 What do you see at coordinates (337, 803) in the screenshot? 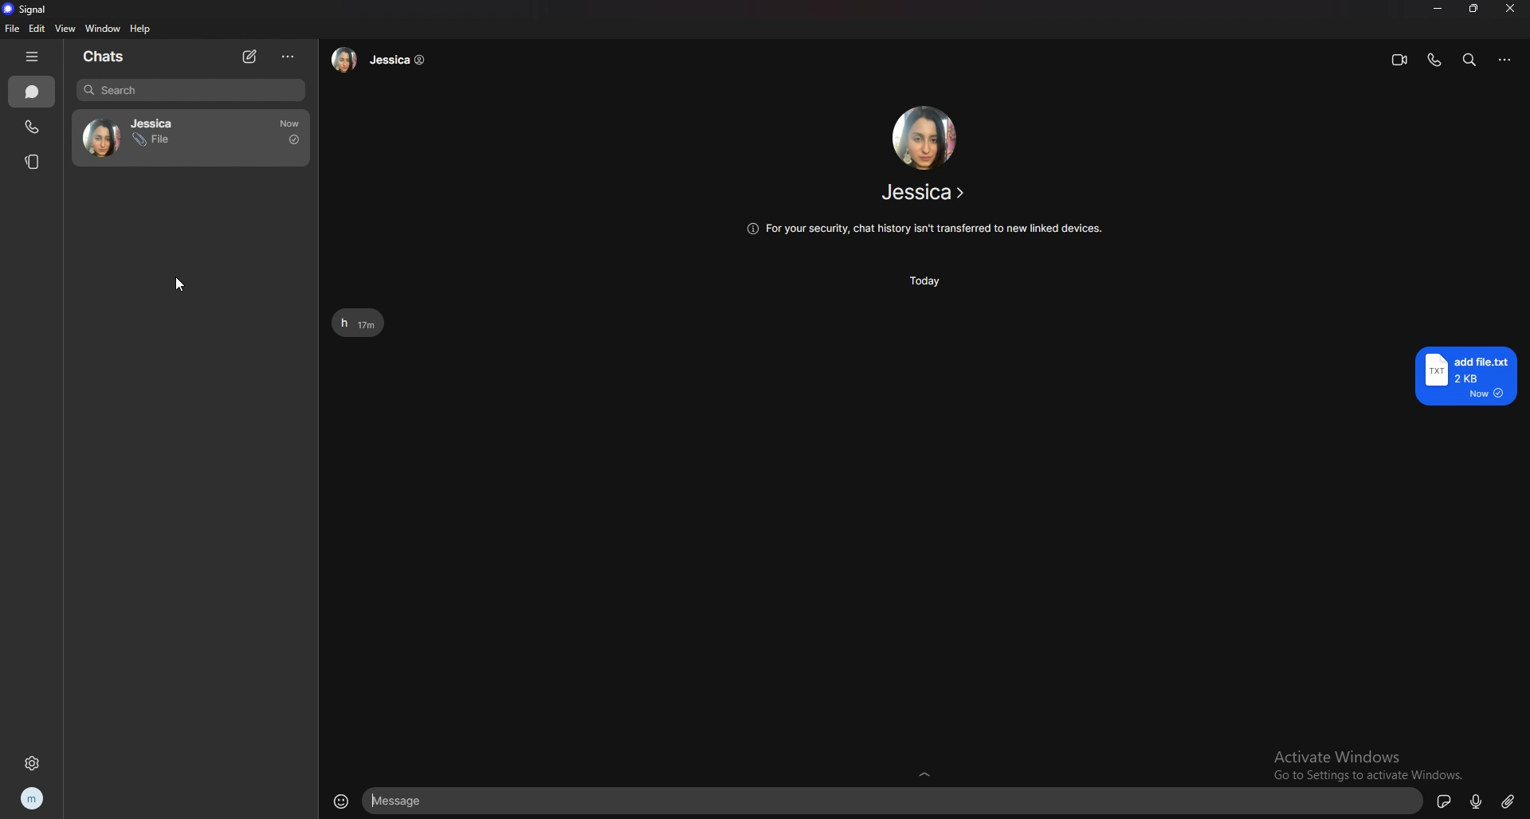
I see `emoji` at bounding box center [337, 803].